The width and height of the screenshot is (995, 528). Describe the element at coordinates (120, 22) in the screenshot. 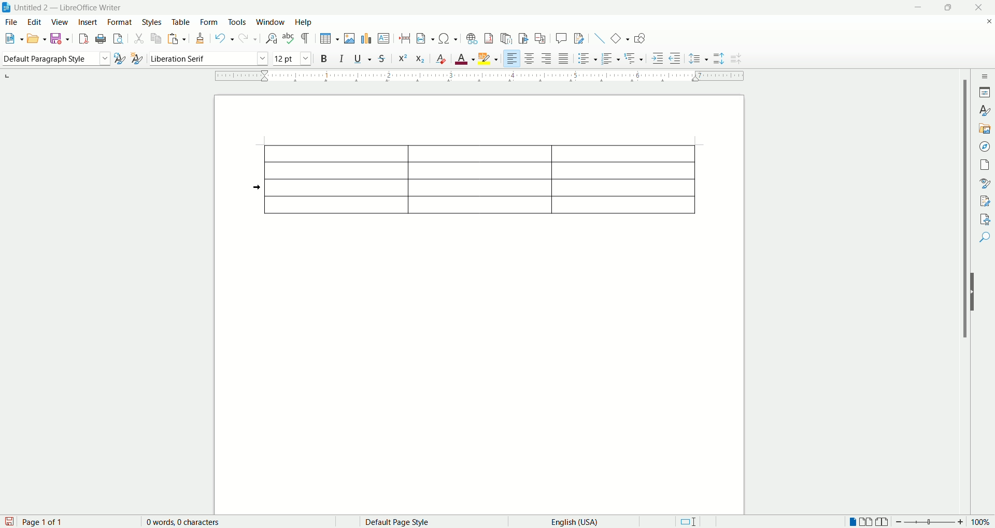

I see `format` at that location.